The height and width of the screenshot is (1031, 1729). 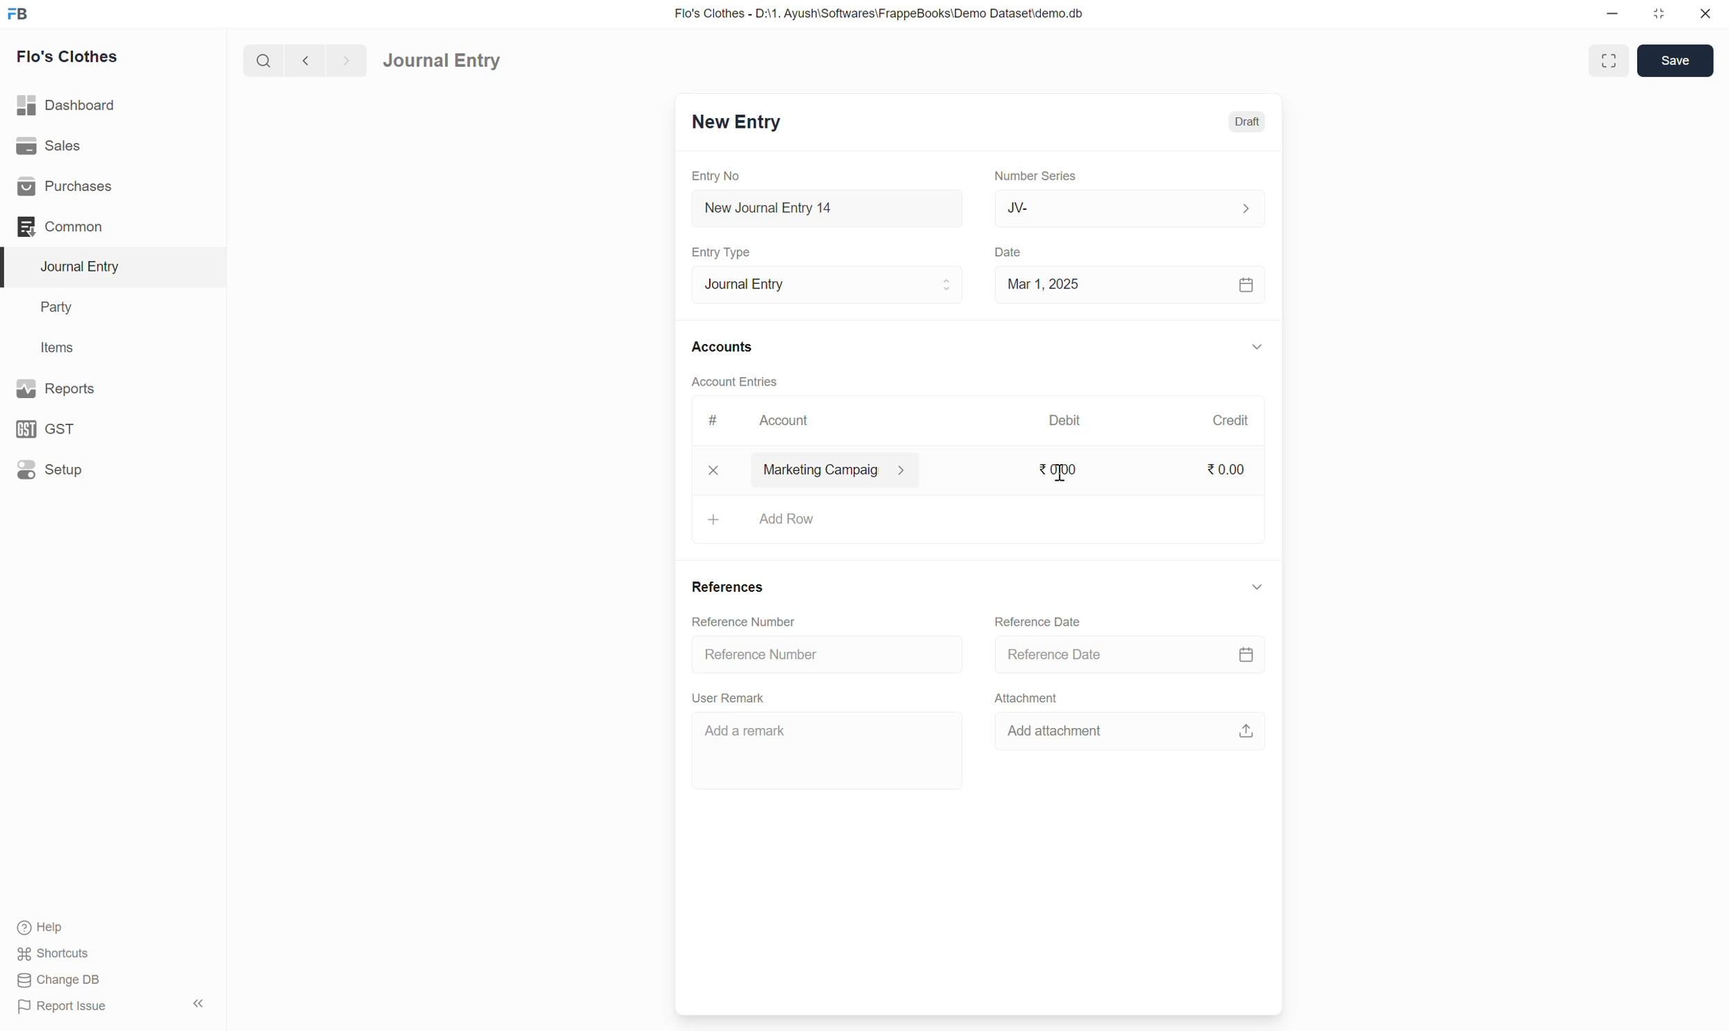 I want to click on 0.00, so click(x=1227, y=469).